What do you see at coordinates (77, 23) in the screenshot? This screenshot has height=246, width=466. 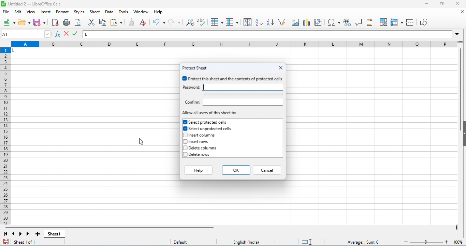 I see `print preview` at bounding box center [77, 23].